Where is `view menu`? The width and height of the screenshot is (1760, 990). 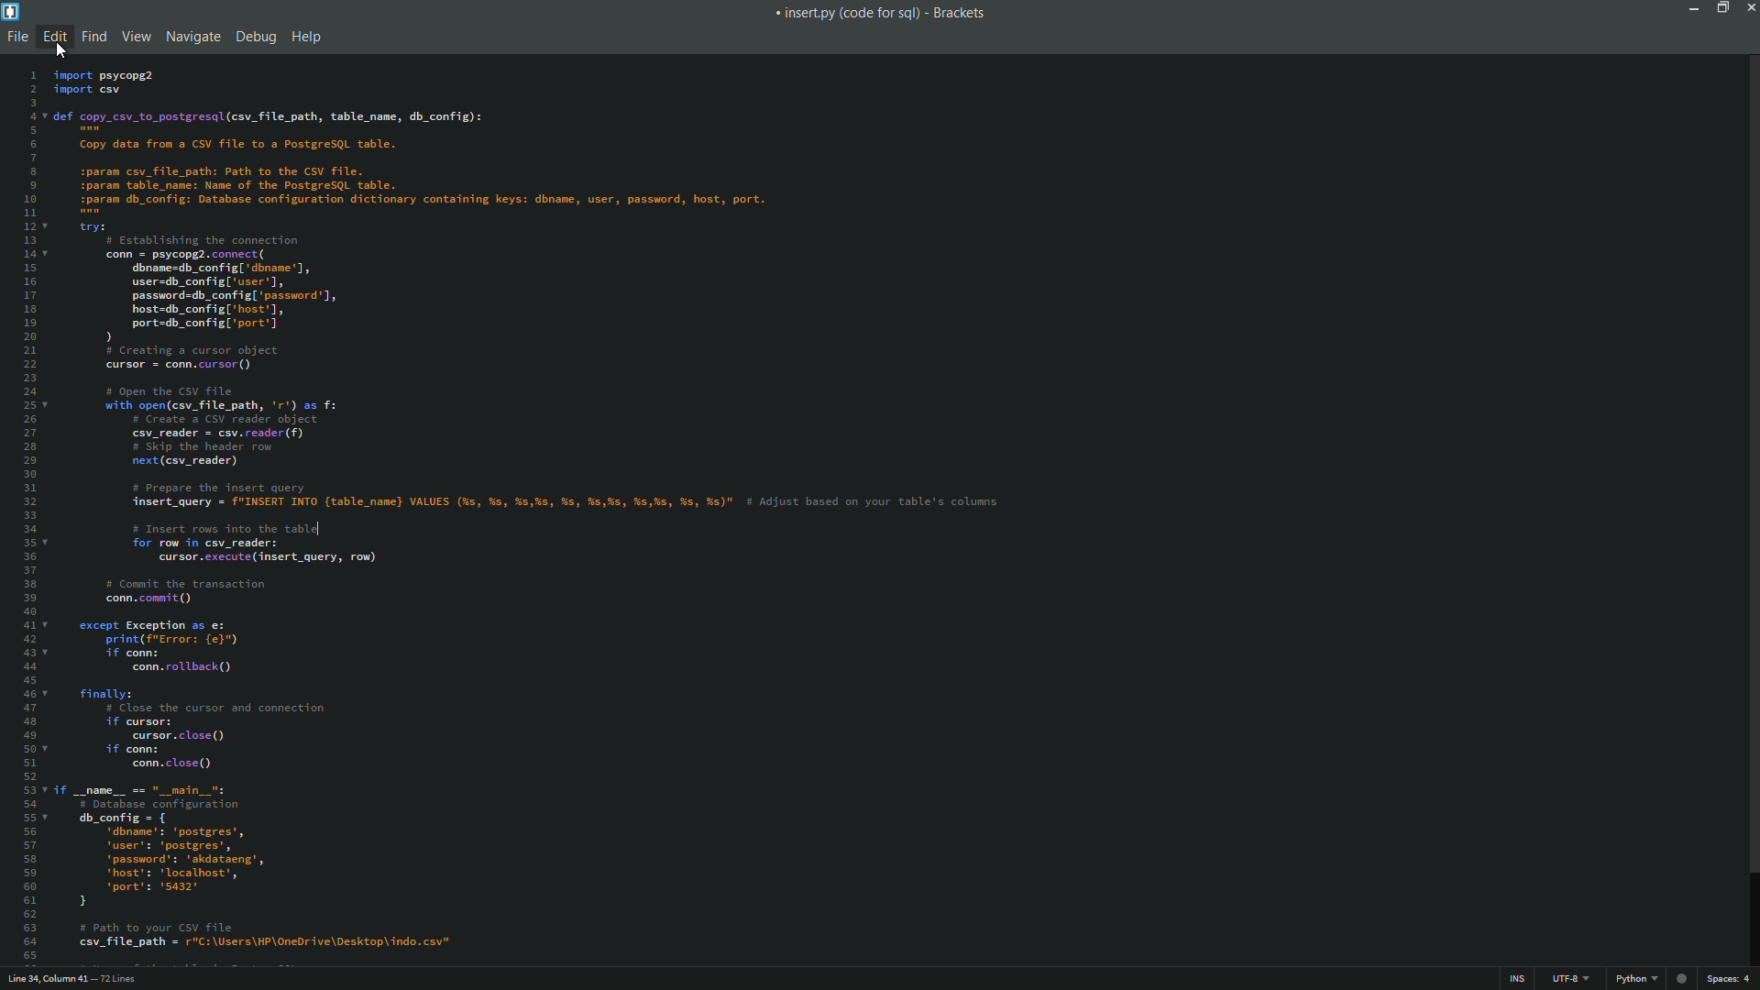 view menu is located at coordinates (134, 36).